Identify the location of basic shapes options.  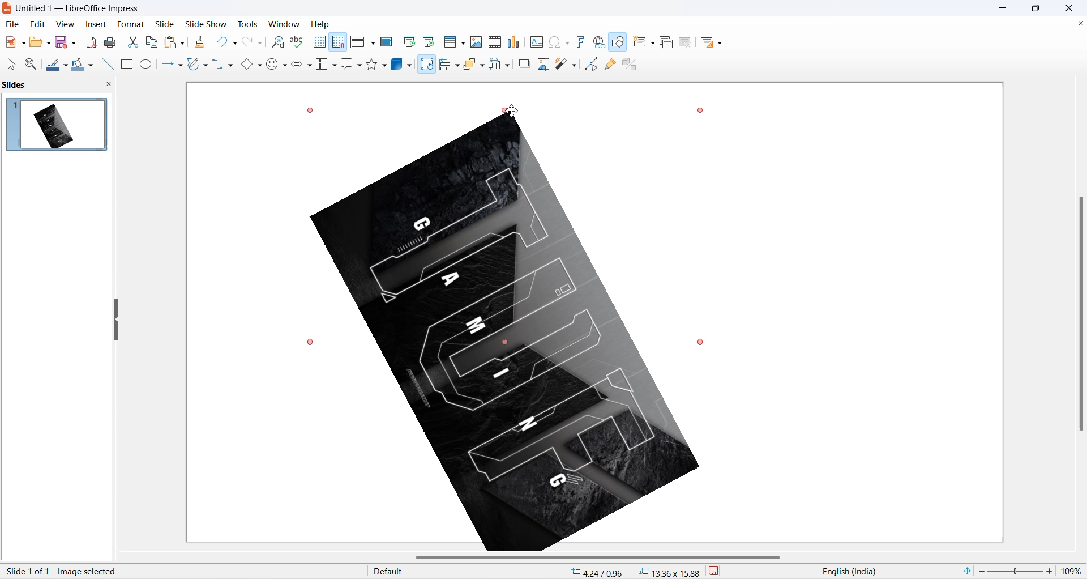
(259, 65).